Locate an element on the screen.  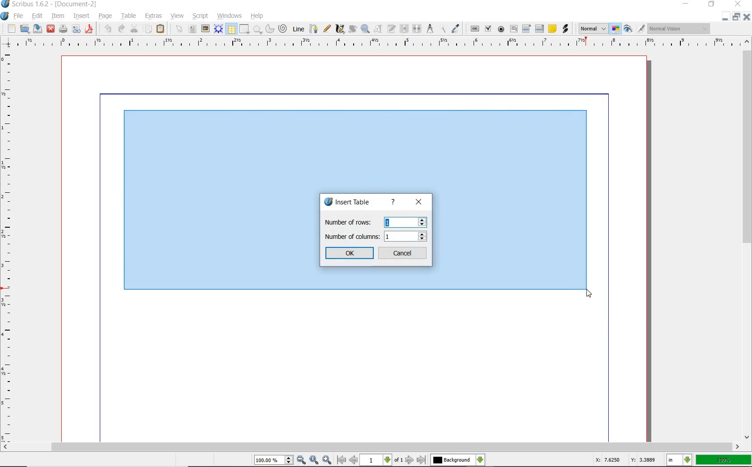
Number of rows: is located at coordinates (352, 221).